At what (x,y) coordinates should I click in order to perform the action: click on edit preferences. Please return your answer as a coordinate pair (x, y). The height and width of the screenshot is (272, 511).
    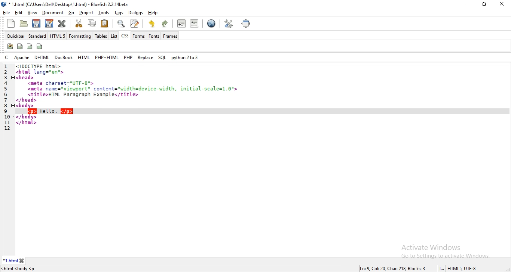
    Looking at the image, I should click on (227, 24).